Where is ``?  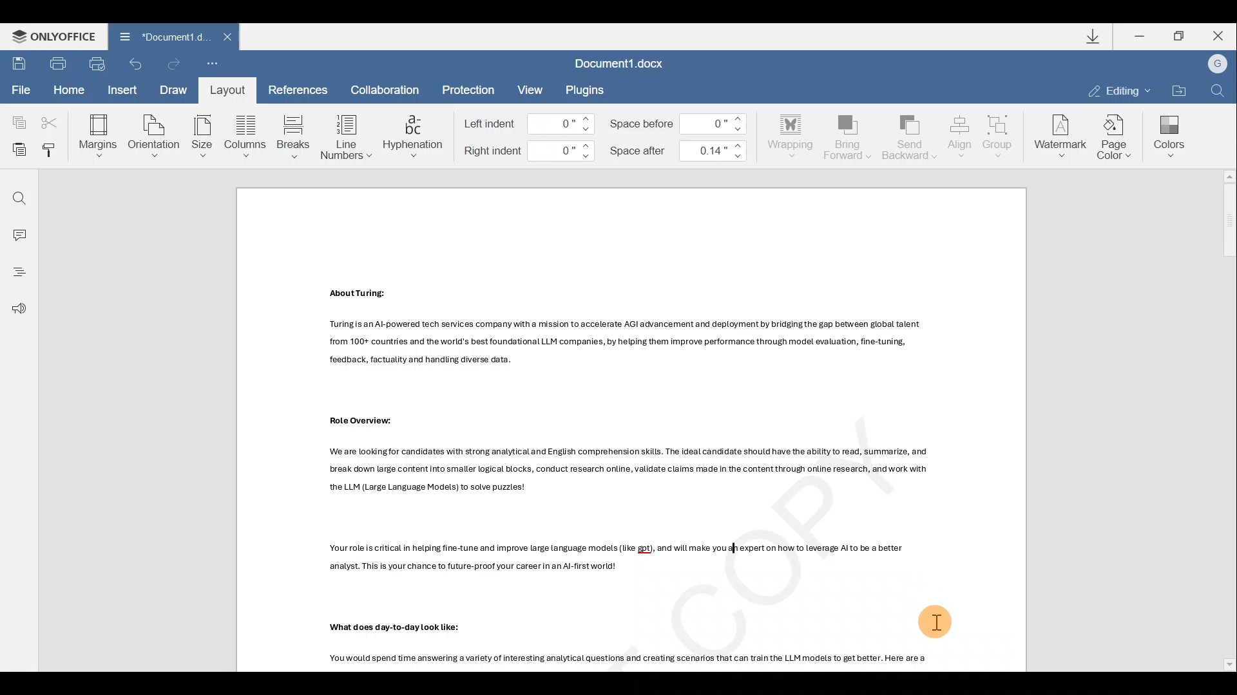
 is located at coordinates (394, 627).